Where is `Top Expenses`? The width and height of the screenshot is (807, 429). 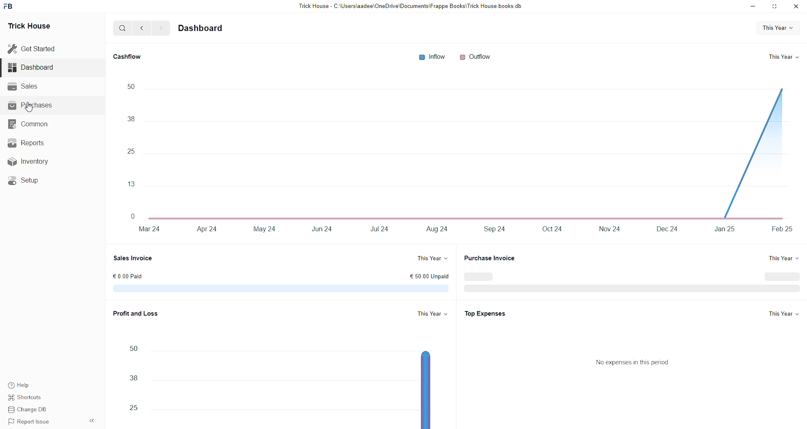
Top Expenses is located at coordinates (490, 313).